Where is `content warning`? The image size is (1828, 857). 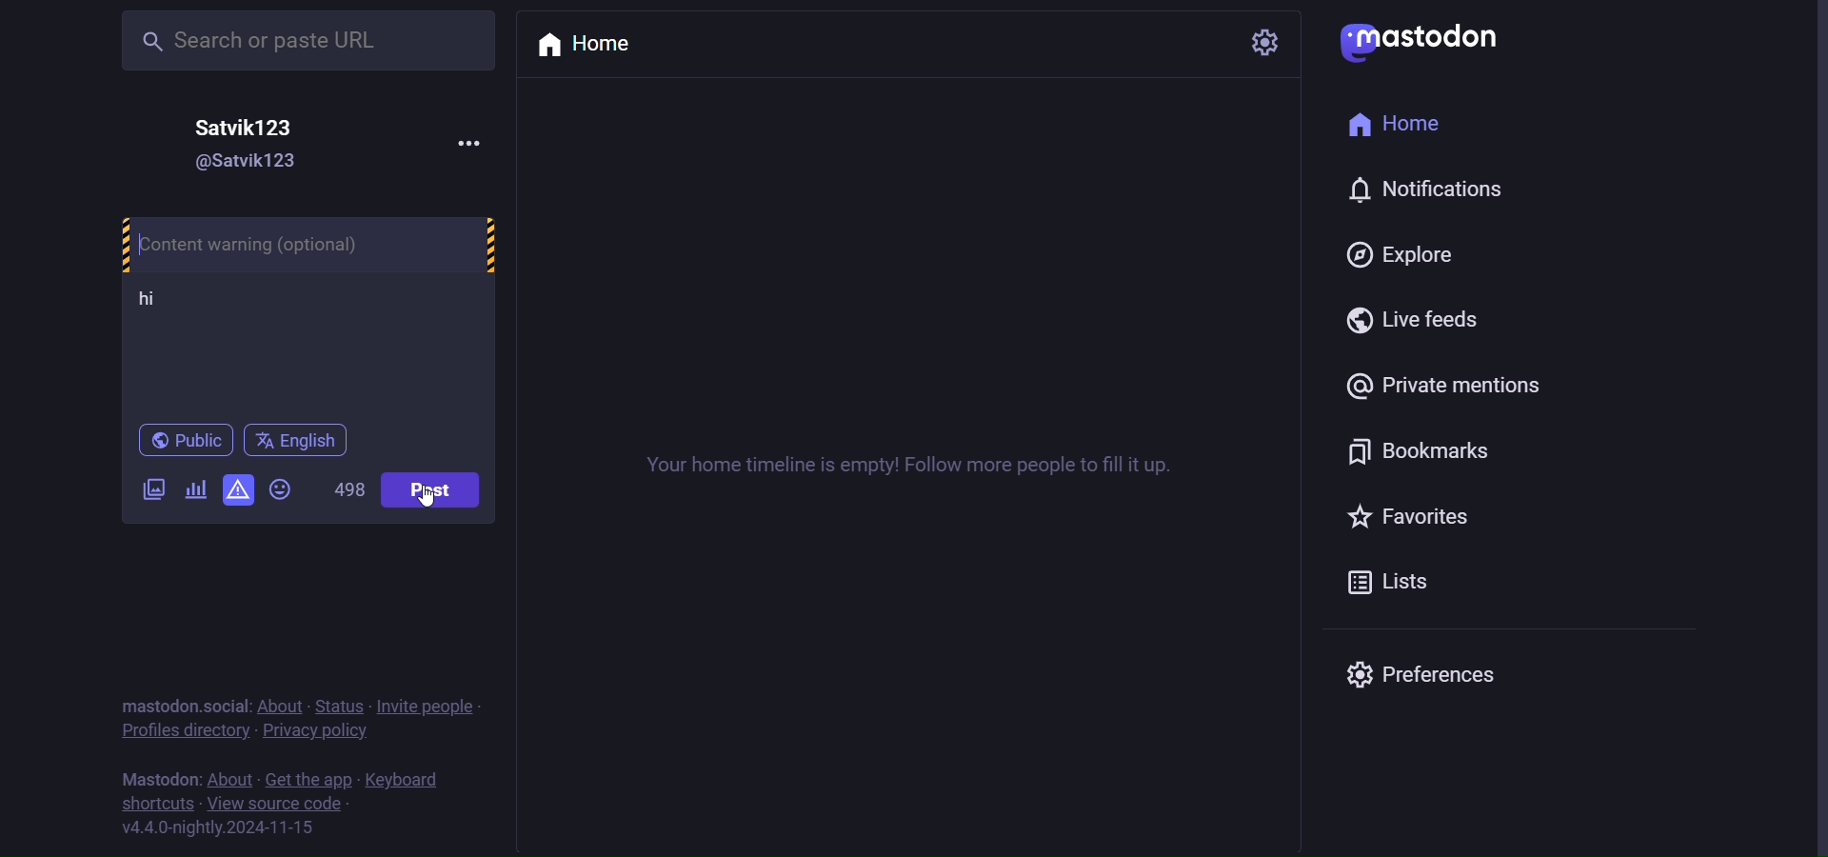 content warning is located at coordinates (241, 488).